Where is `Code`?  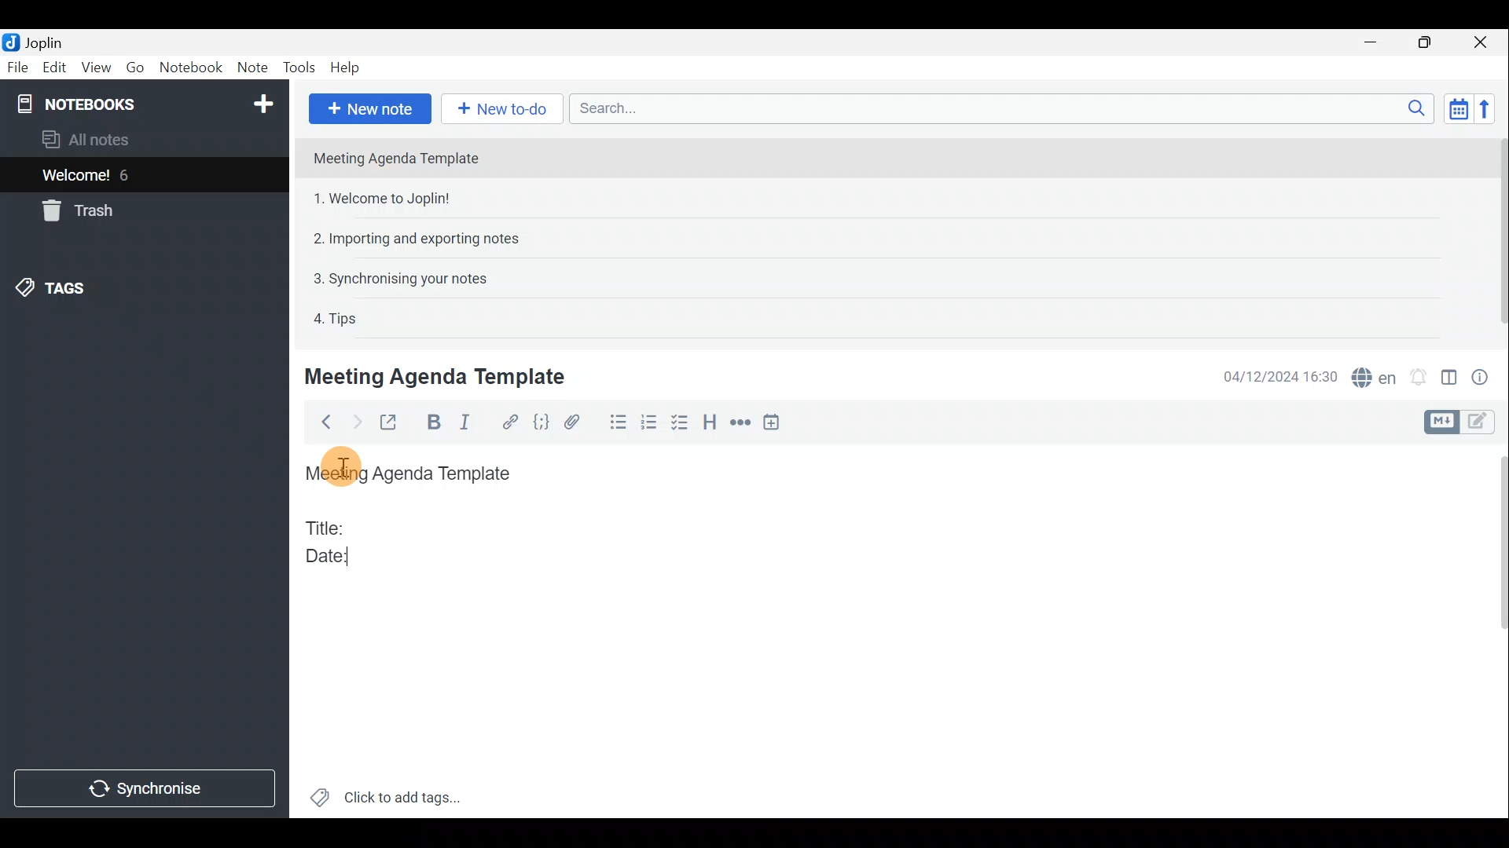 Code is located at coordinates (542, 424).